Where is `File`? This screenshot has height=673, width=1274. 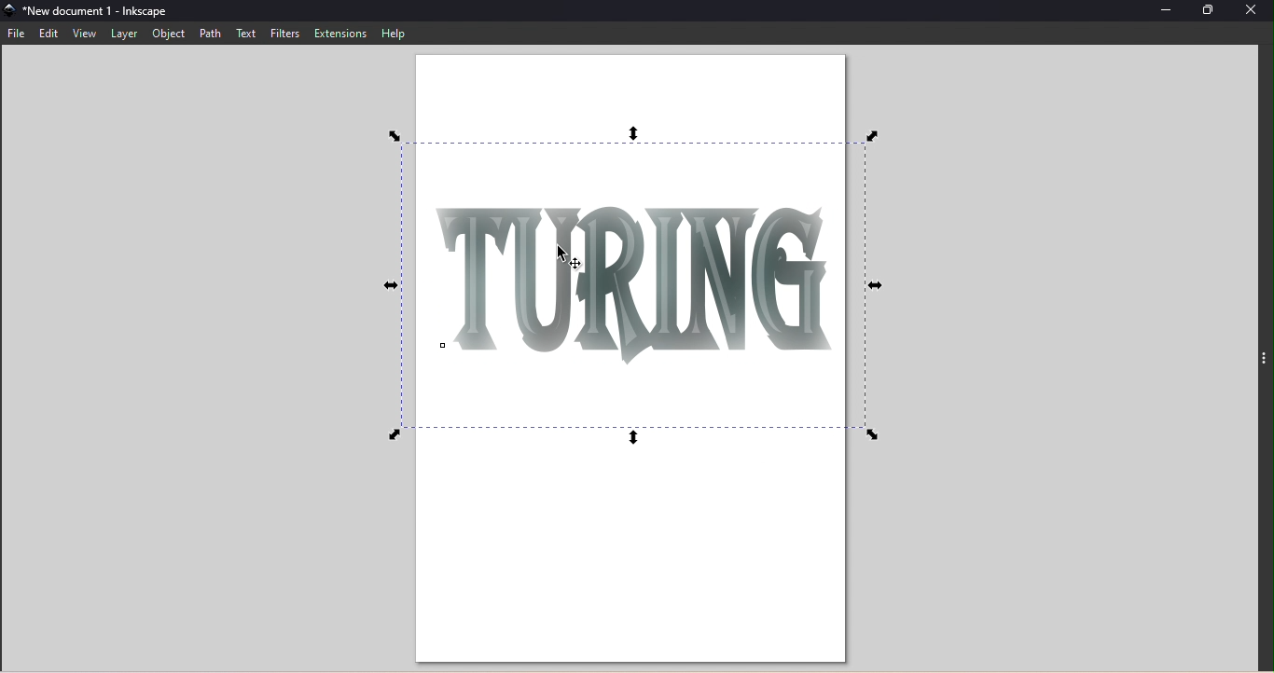 File is located at coordinates (18, 34).